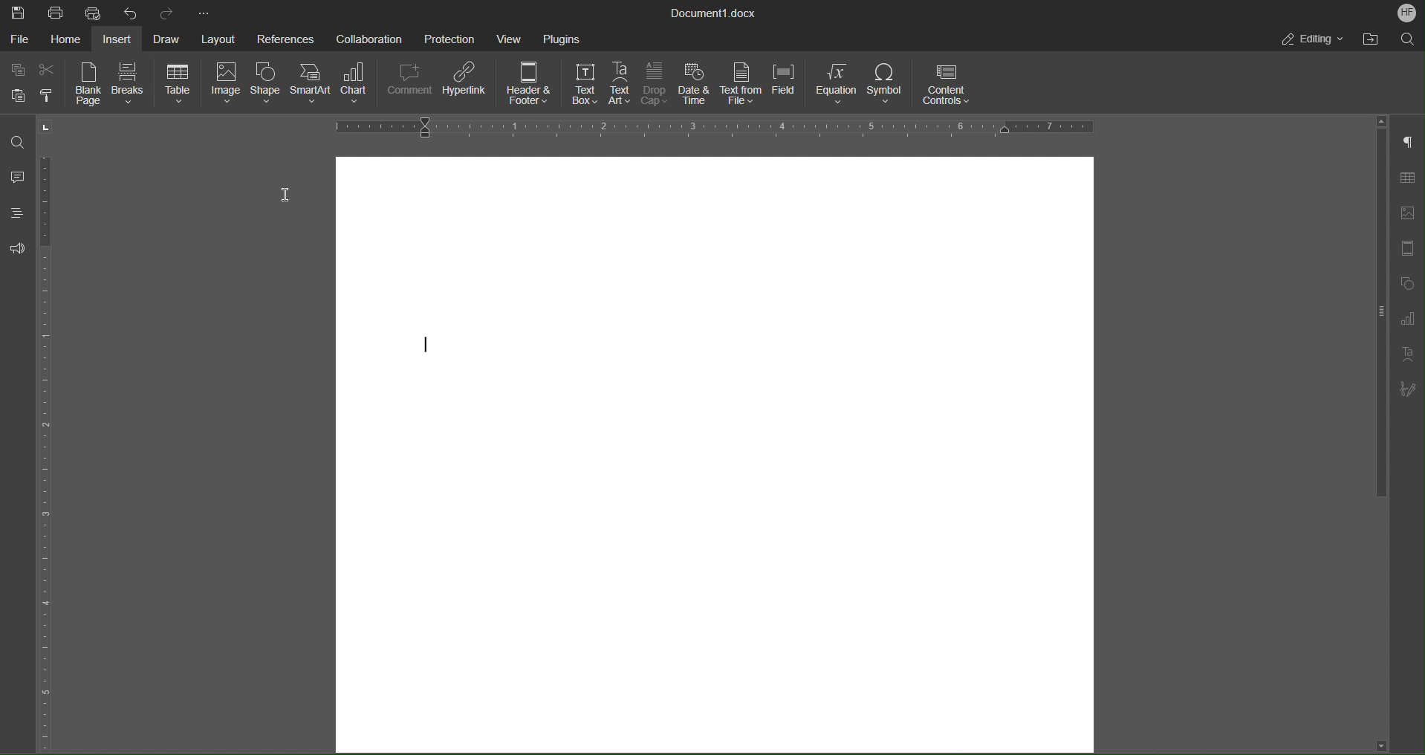 This screenshot has width=1425, height=755. What do you see at coordinates (17, 11) in the screenshot?
I see `Save` at bounding box center [17, 11].